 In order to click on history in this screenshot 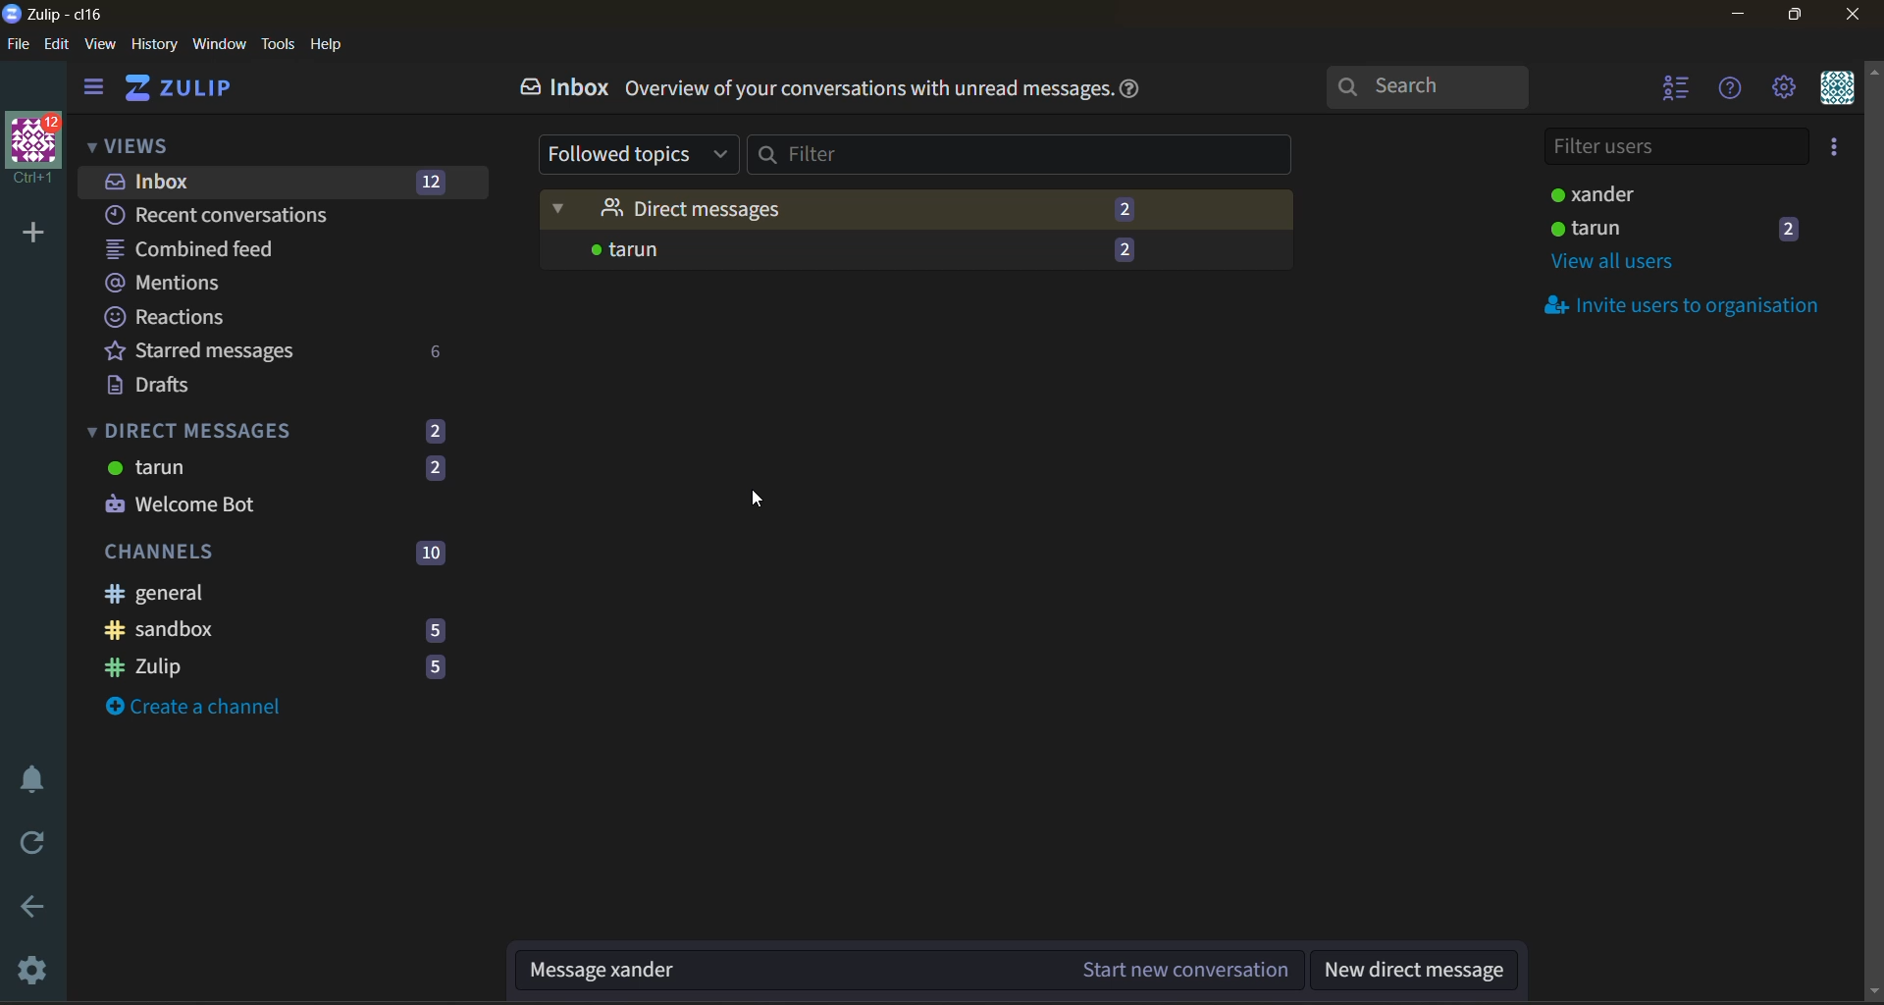, I will do `click(157, 45)`.